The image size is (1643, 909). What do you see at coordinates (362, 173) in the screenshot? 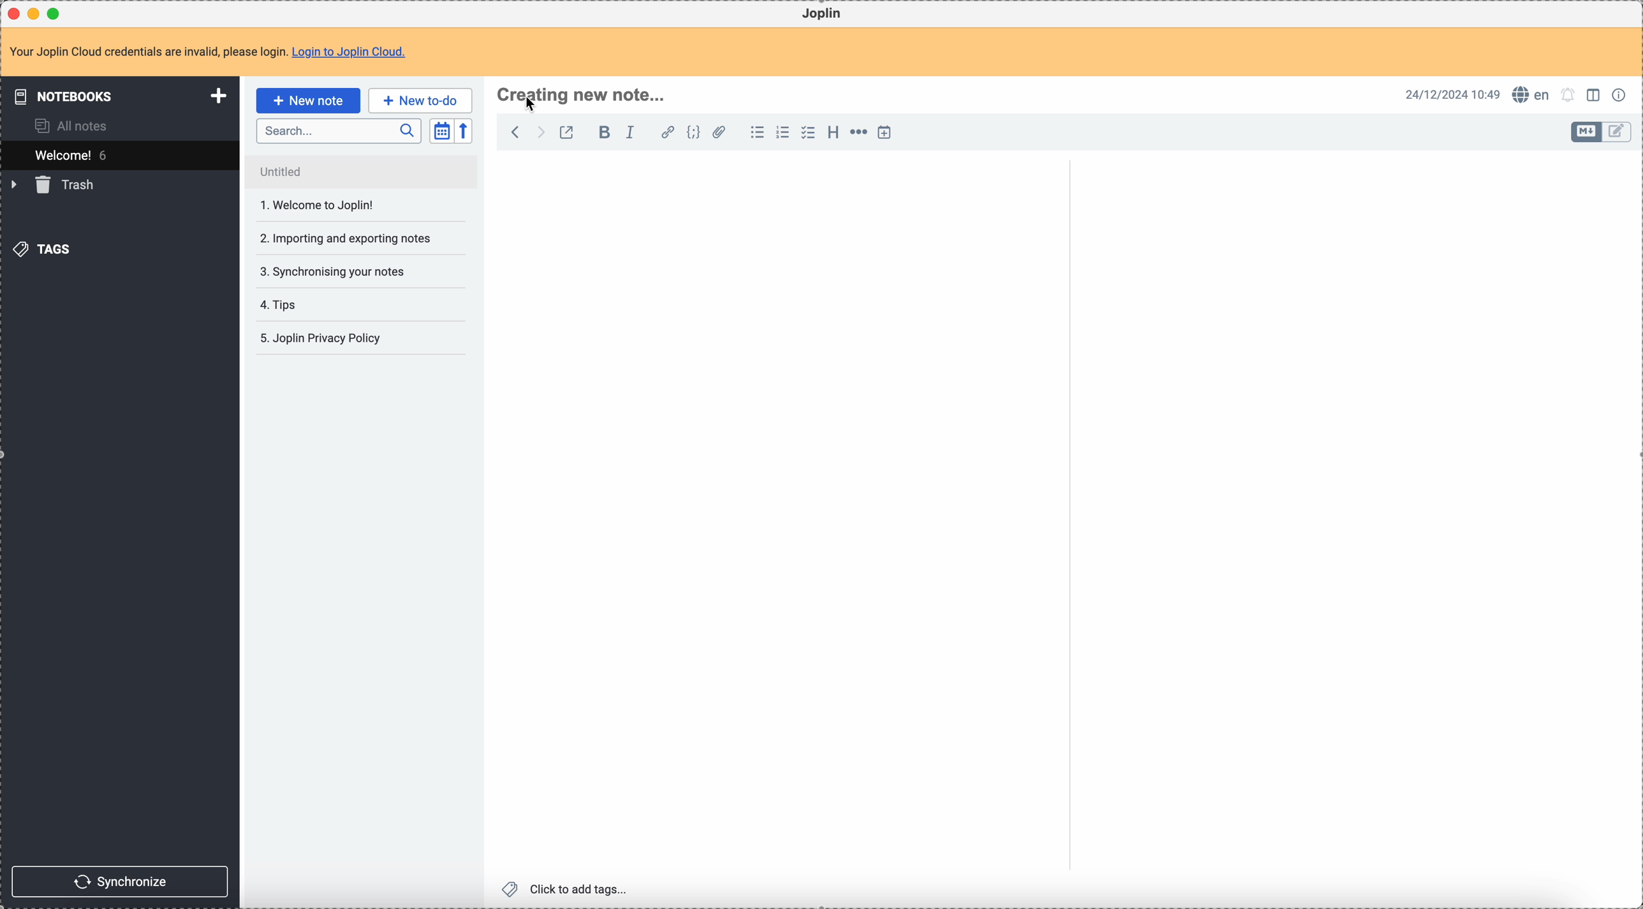
I see `Untitled` at bounding box center [362, 173].